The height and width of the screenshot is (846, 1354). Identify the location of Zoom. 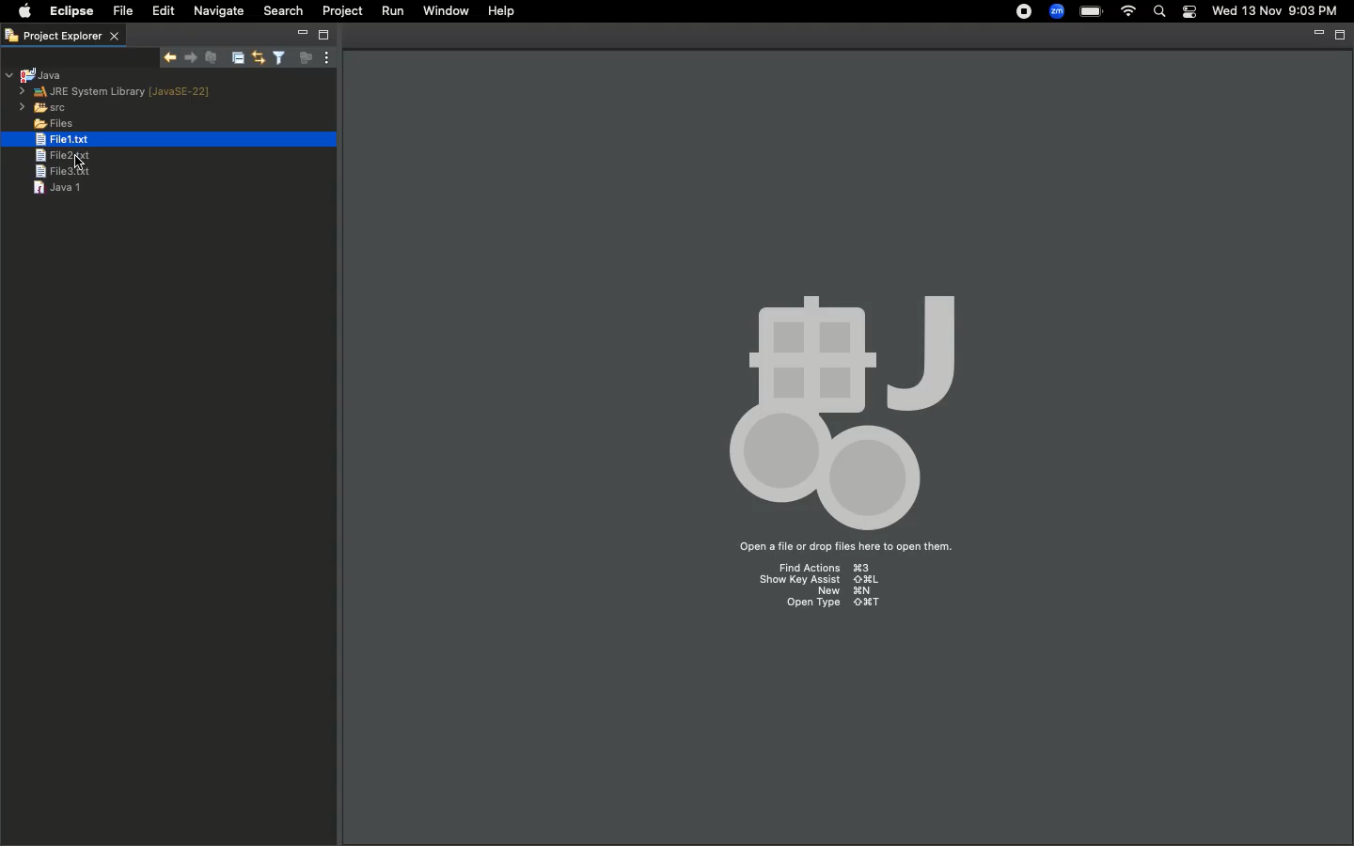
(1057, 11).